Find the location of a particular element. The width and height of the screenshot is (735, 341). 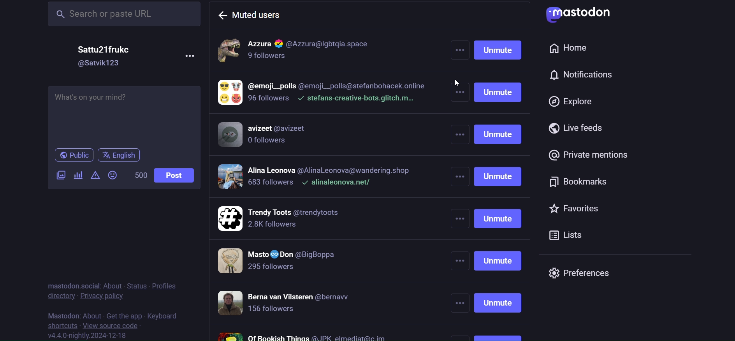

more is located at coordinates (459, 52).